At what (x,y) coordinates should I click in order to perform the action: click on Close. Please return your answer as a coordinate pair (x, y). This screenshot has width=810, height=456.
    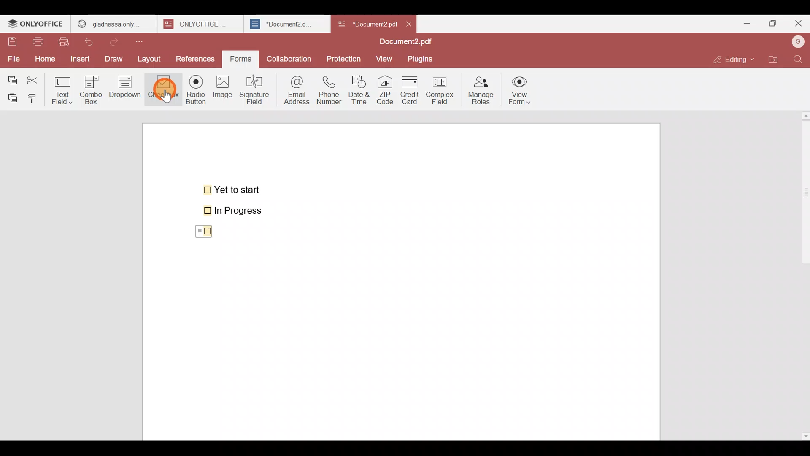
    Looking at the image, I should click on (413, 23).